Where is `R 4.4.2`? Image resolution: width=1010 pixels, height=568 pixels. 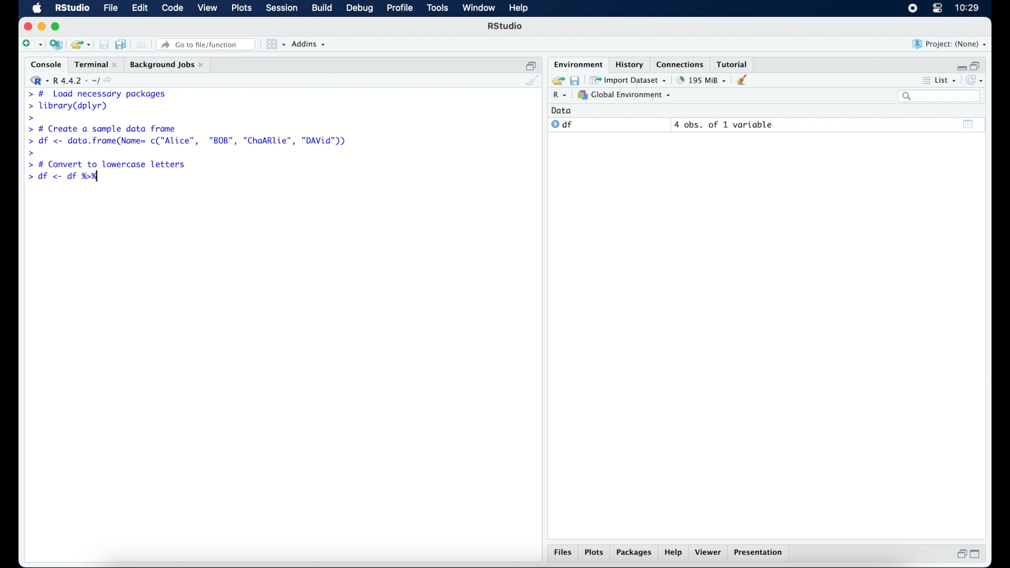
R 4.4.2 is located at coordinates (74, 81).